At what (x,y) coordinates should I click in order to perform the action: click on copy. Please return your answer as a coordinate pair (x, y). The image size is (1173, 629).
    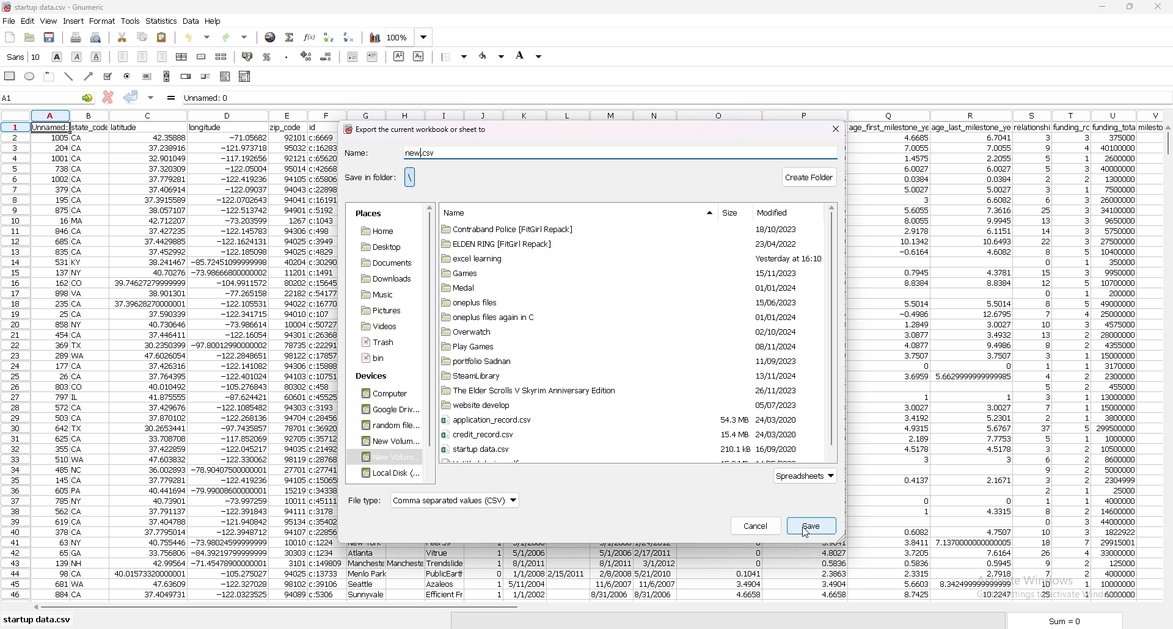
    Looking at the image, I should click on (142, 37).